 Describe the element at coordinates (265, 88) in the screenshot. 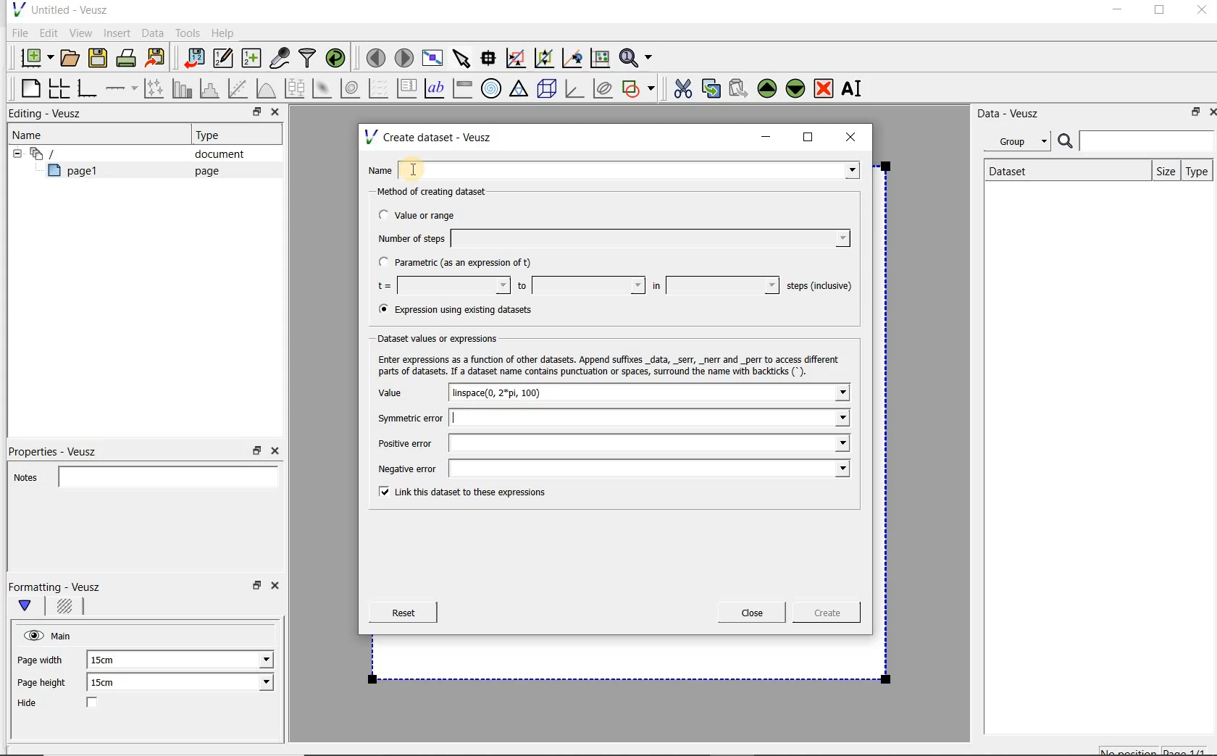

I see `plot a function` at that location.